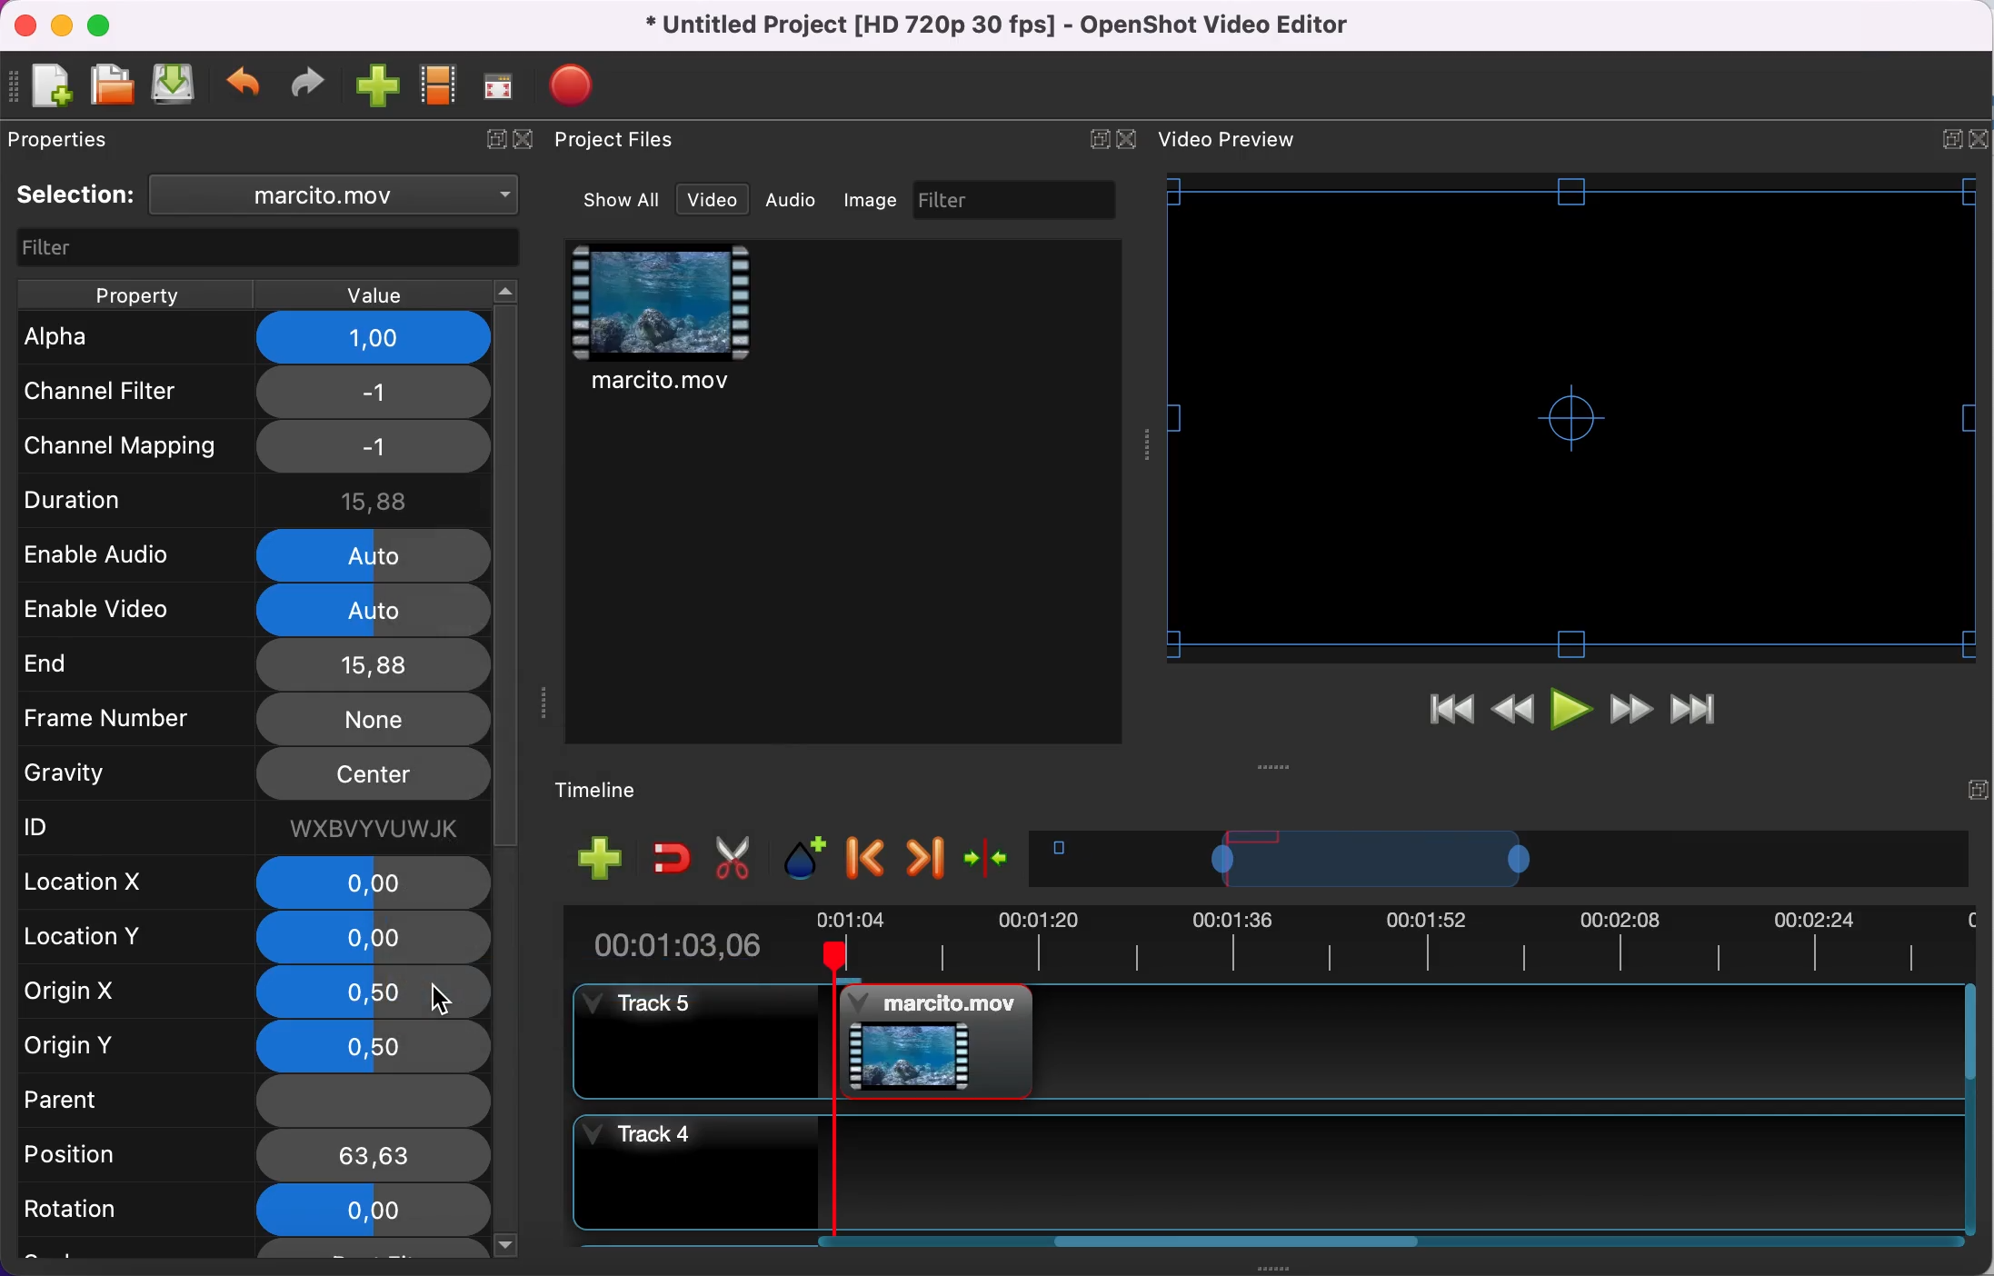  I want to click on close, so click(25, 26).